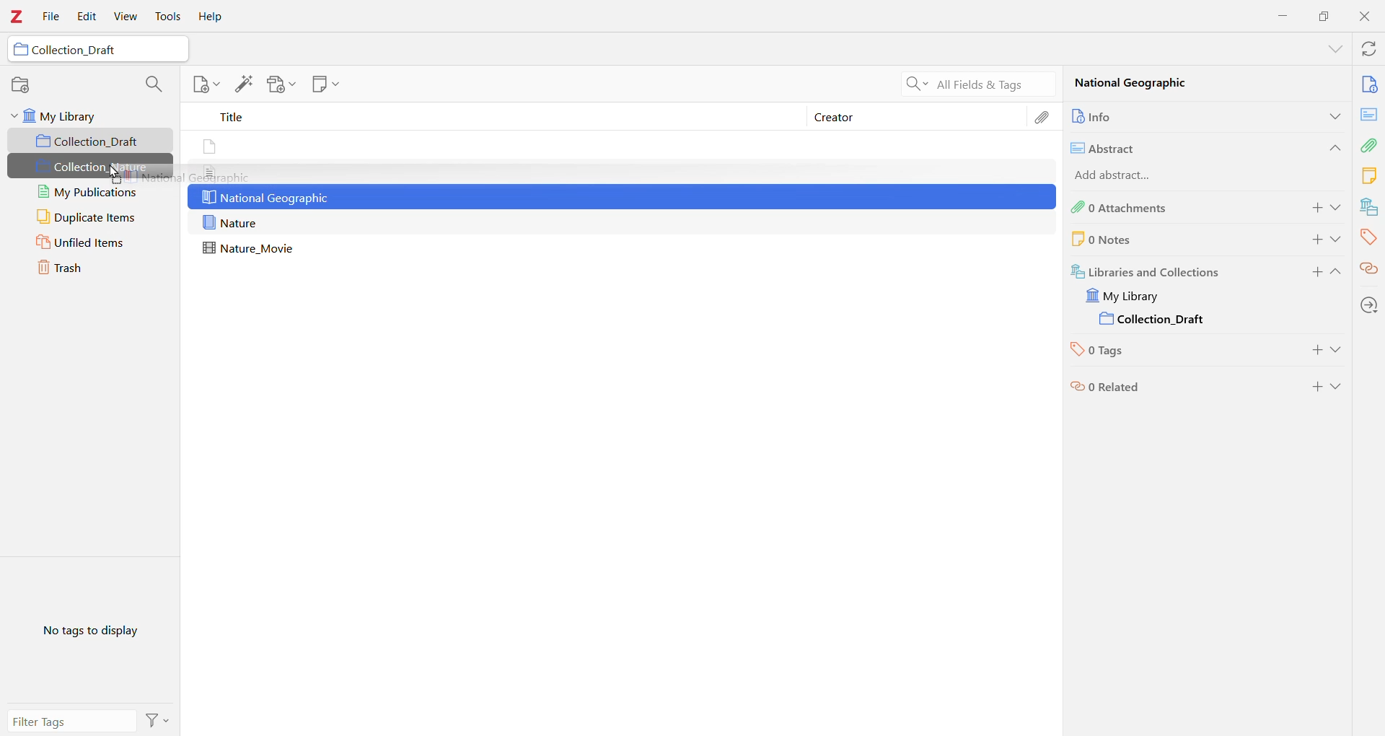  Describe the element at coordinates (91, 167) in the screenshot. I see `Collection_Nature` at that location.